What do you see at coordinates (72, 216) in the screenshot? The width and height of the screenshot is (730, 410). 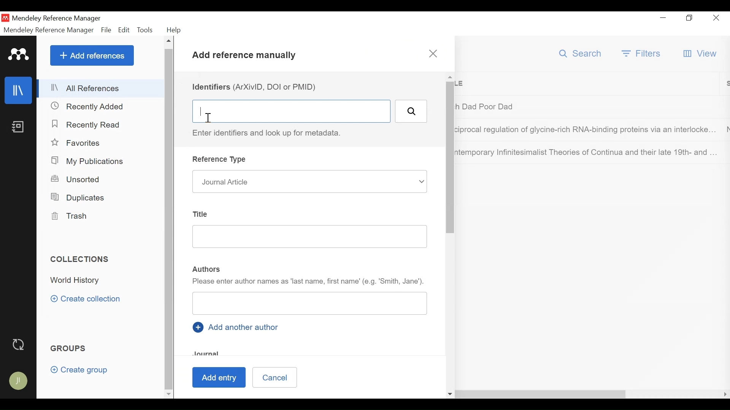 I see `Trash` at bounding box center [72, 216].